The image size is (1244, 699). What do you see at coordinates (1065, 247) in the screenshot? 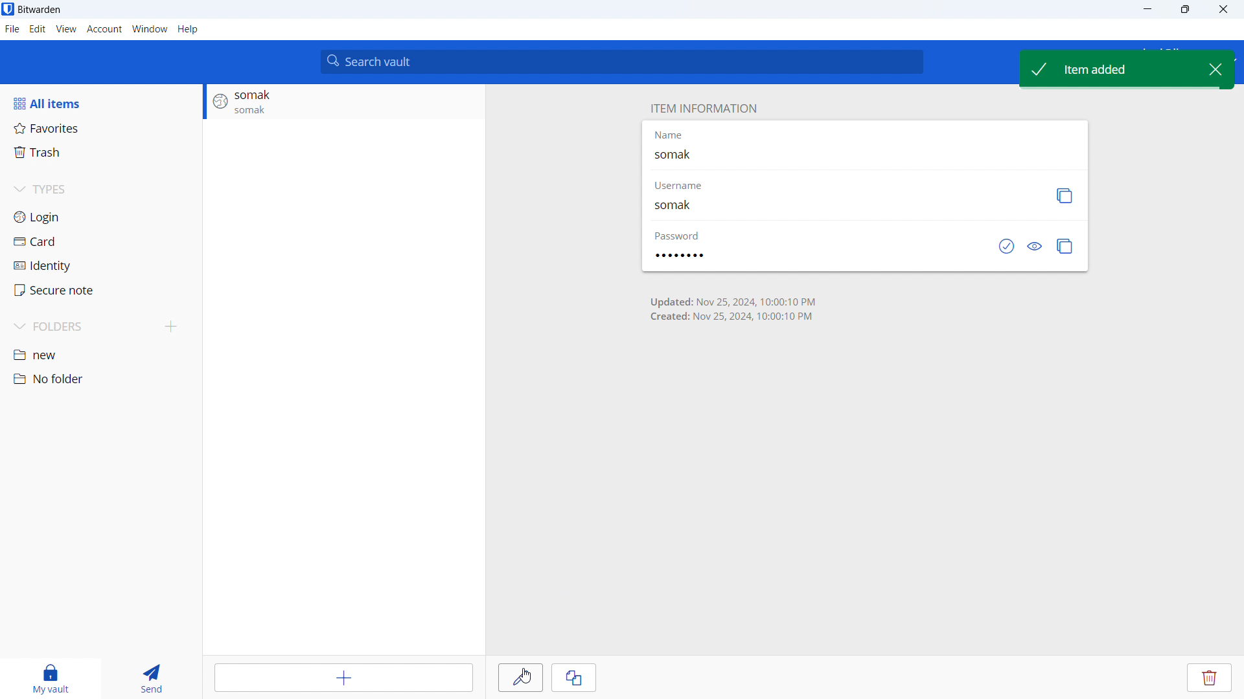
I see `copy password` at bounding box center [1065, 247].